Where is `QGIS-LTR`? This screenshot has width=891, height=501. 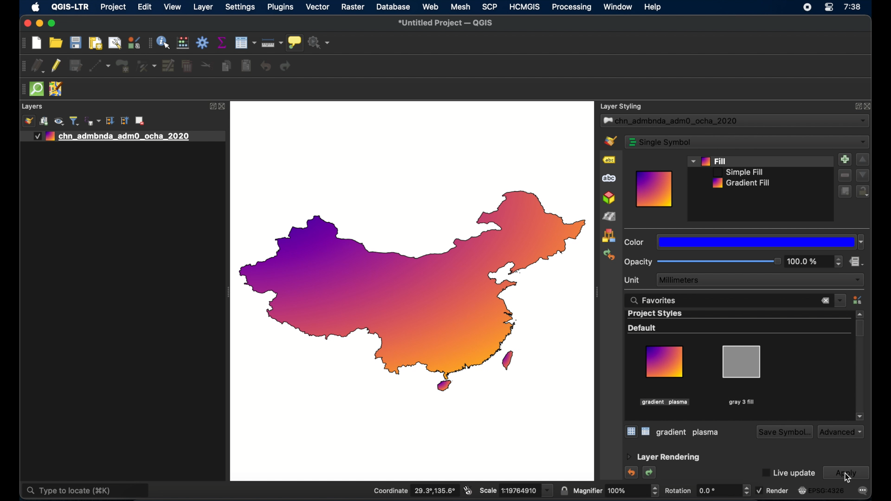
QGIS-LTR is located at coordinates (70, 7).